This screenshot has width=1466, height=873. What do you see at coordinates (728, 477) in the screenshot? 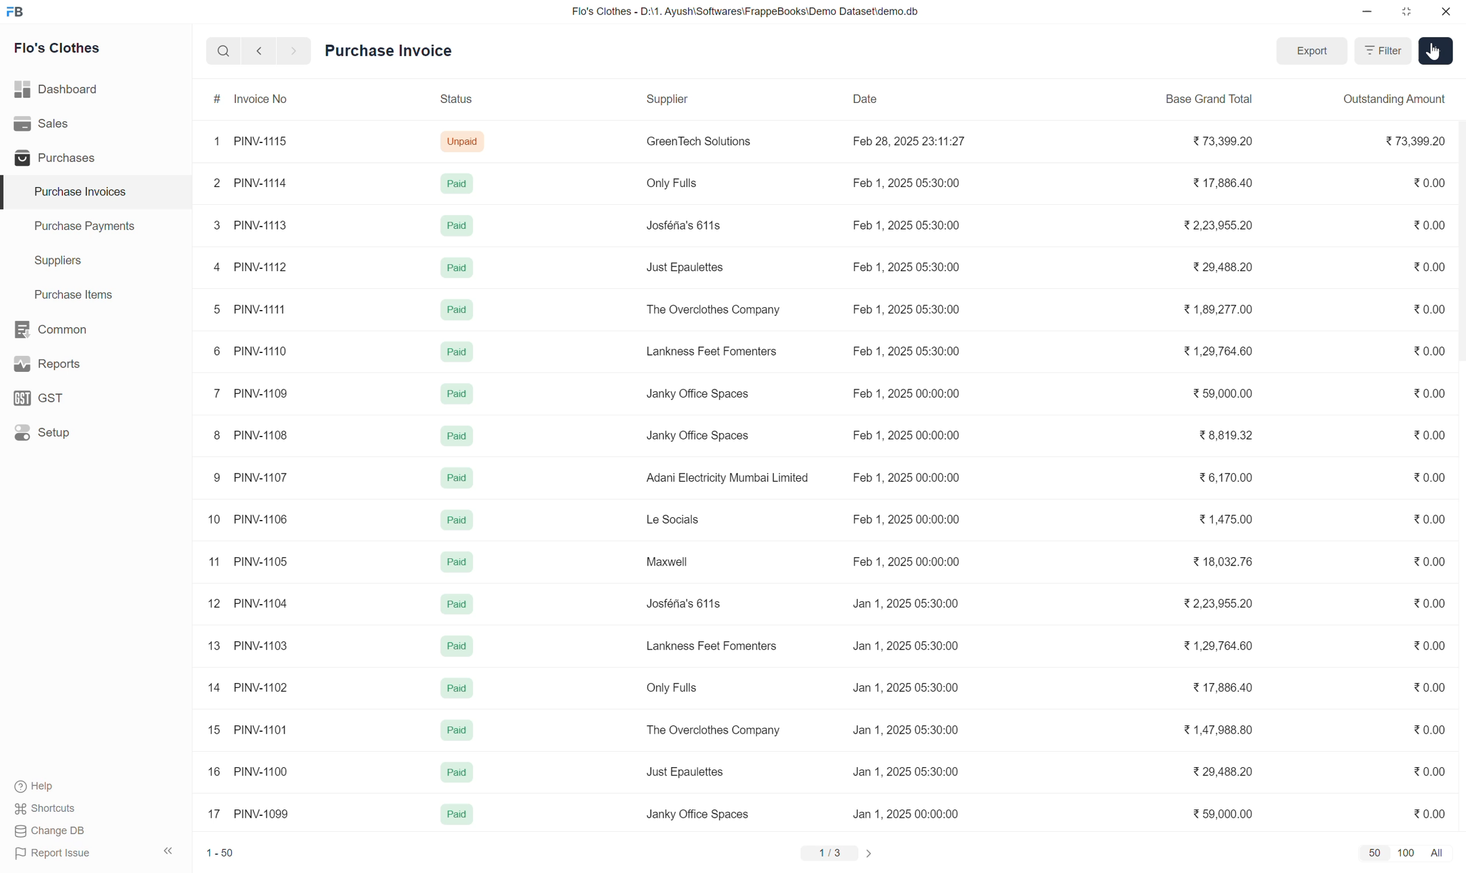
I see `Adani Electricity Mumbai Limited` at bounding box center [728, 477].